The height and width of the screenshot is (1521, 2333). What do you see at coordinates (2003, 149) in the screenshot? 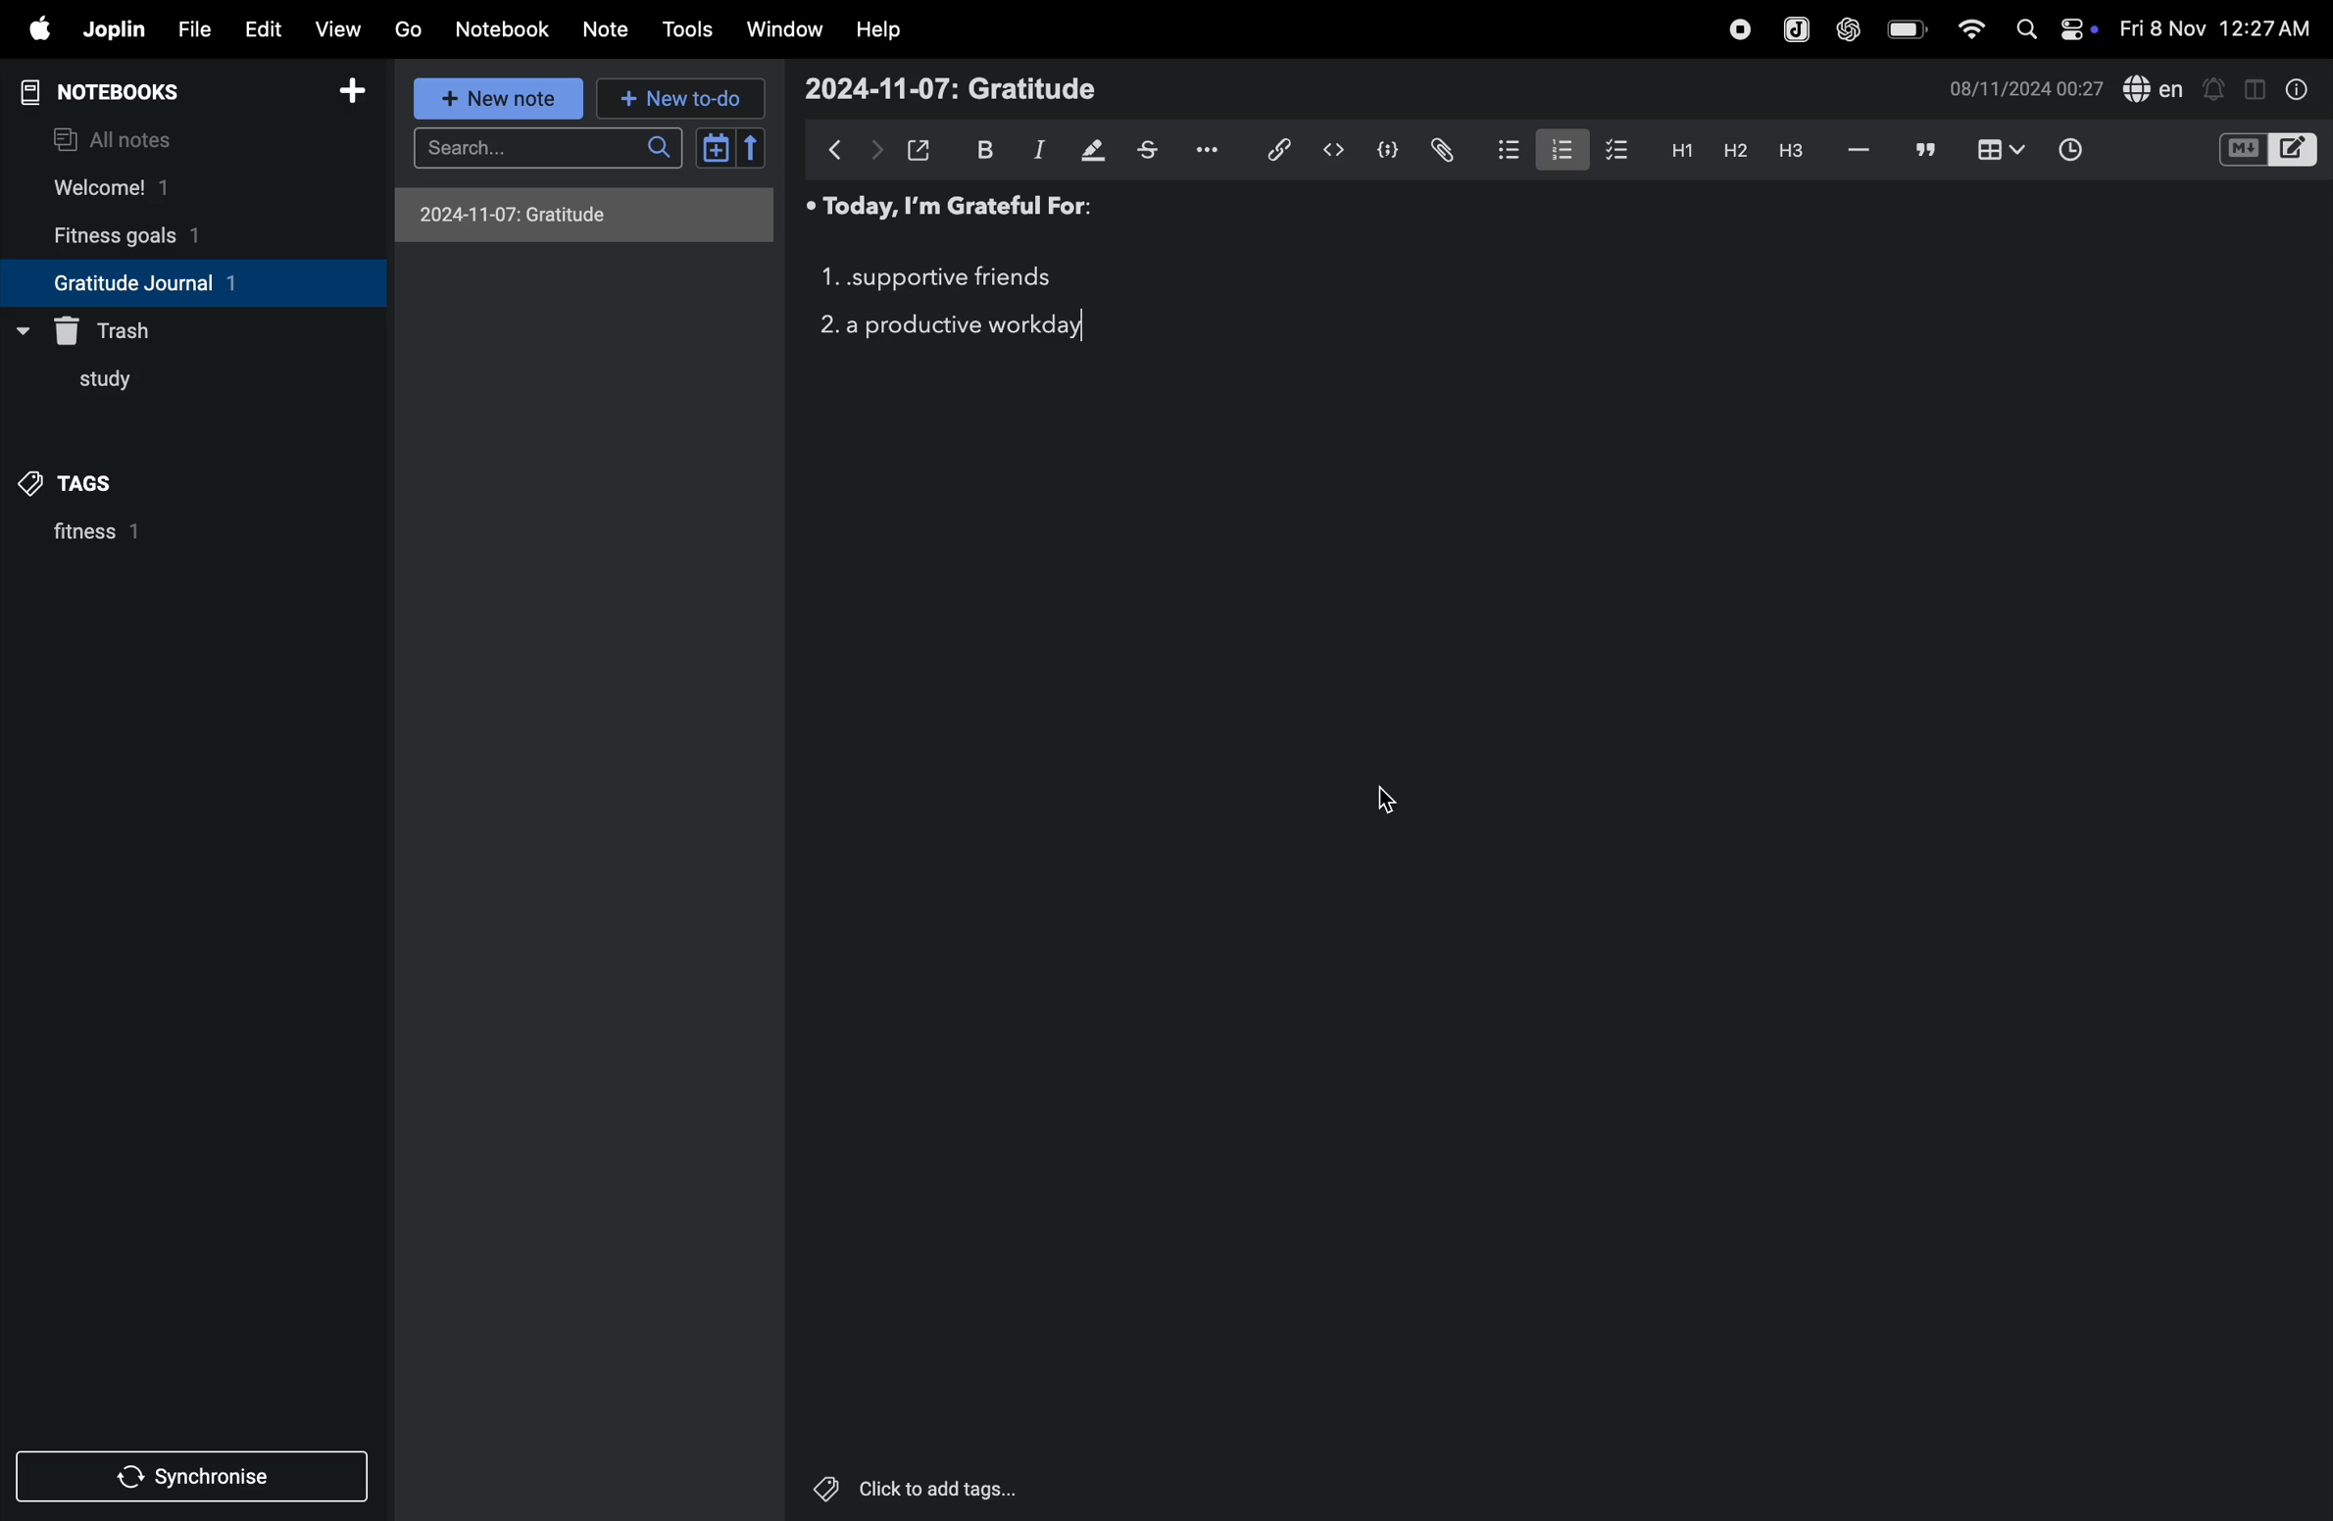
I see `table view` at bounding box center [2003, 149].